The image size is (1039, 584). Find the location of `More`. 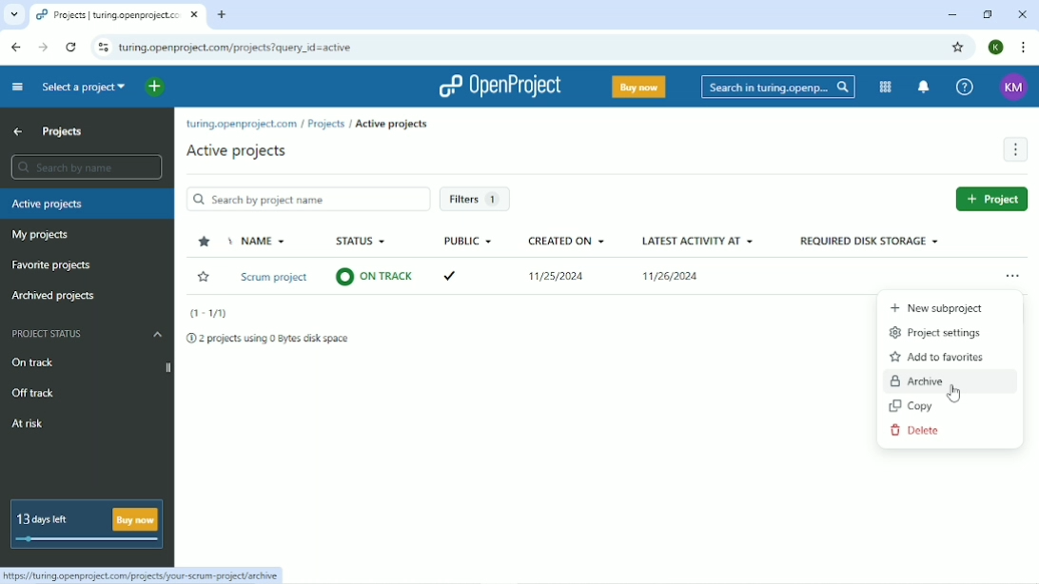

More is located at coordinates (1014, 149).